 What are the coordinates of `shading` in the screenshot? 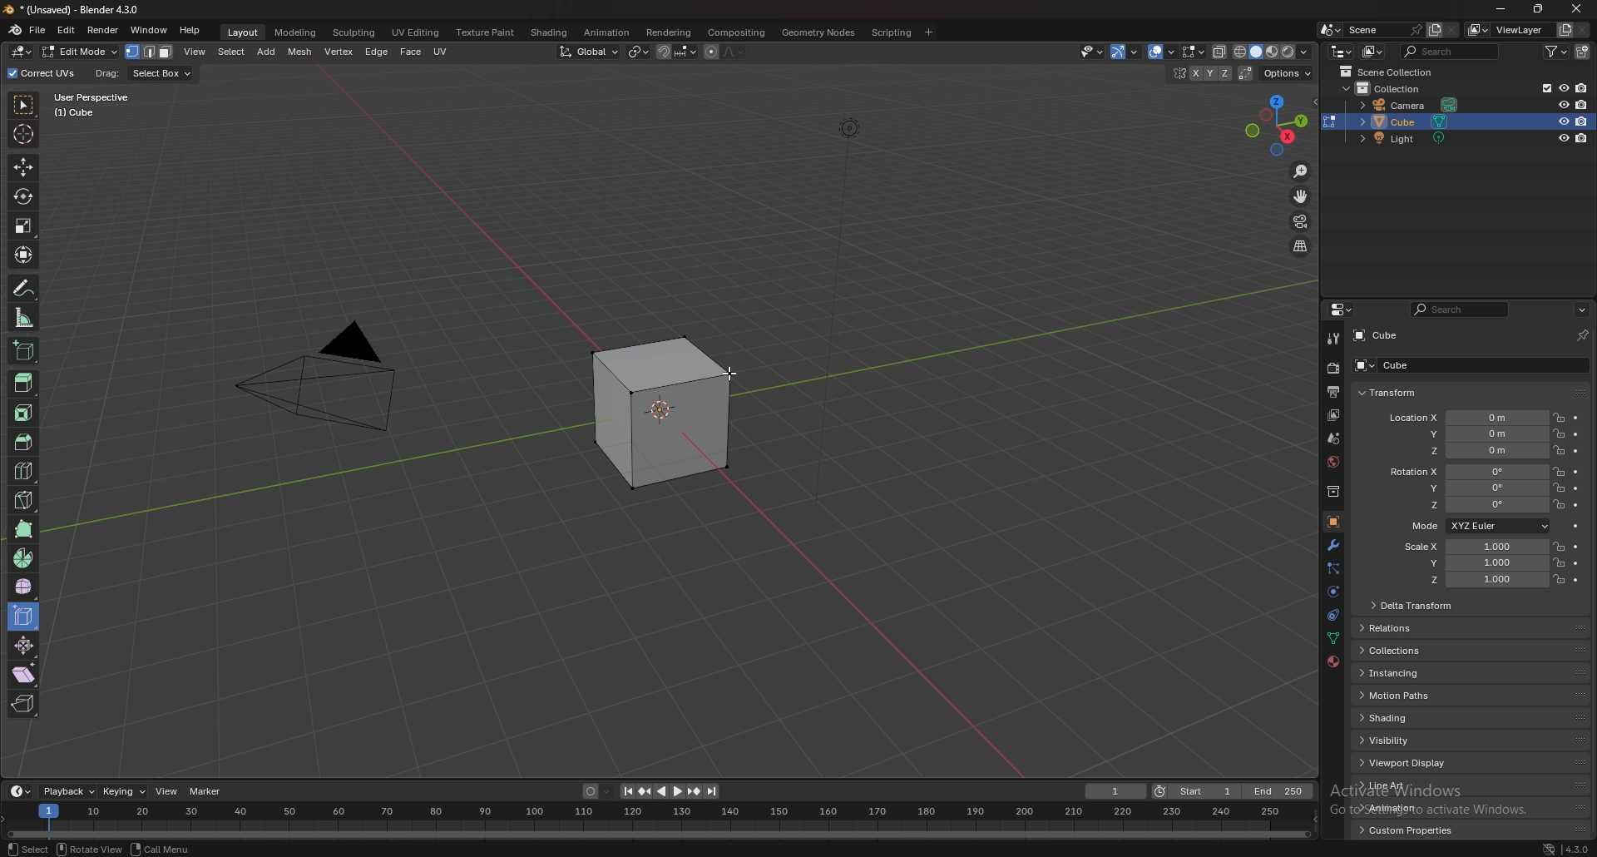 It's located at (550, 32).